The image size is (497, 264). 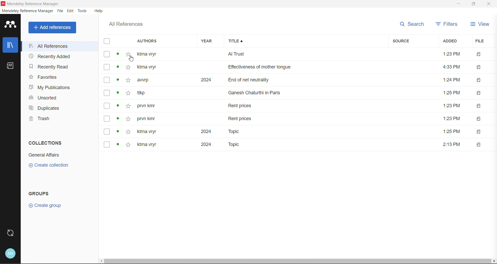 I want to click on Click to see more details, so click(x=118, y=118).